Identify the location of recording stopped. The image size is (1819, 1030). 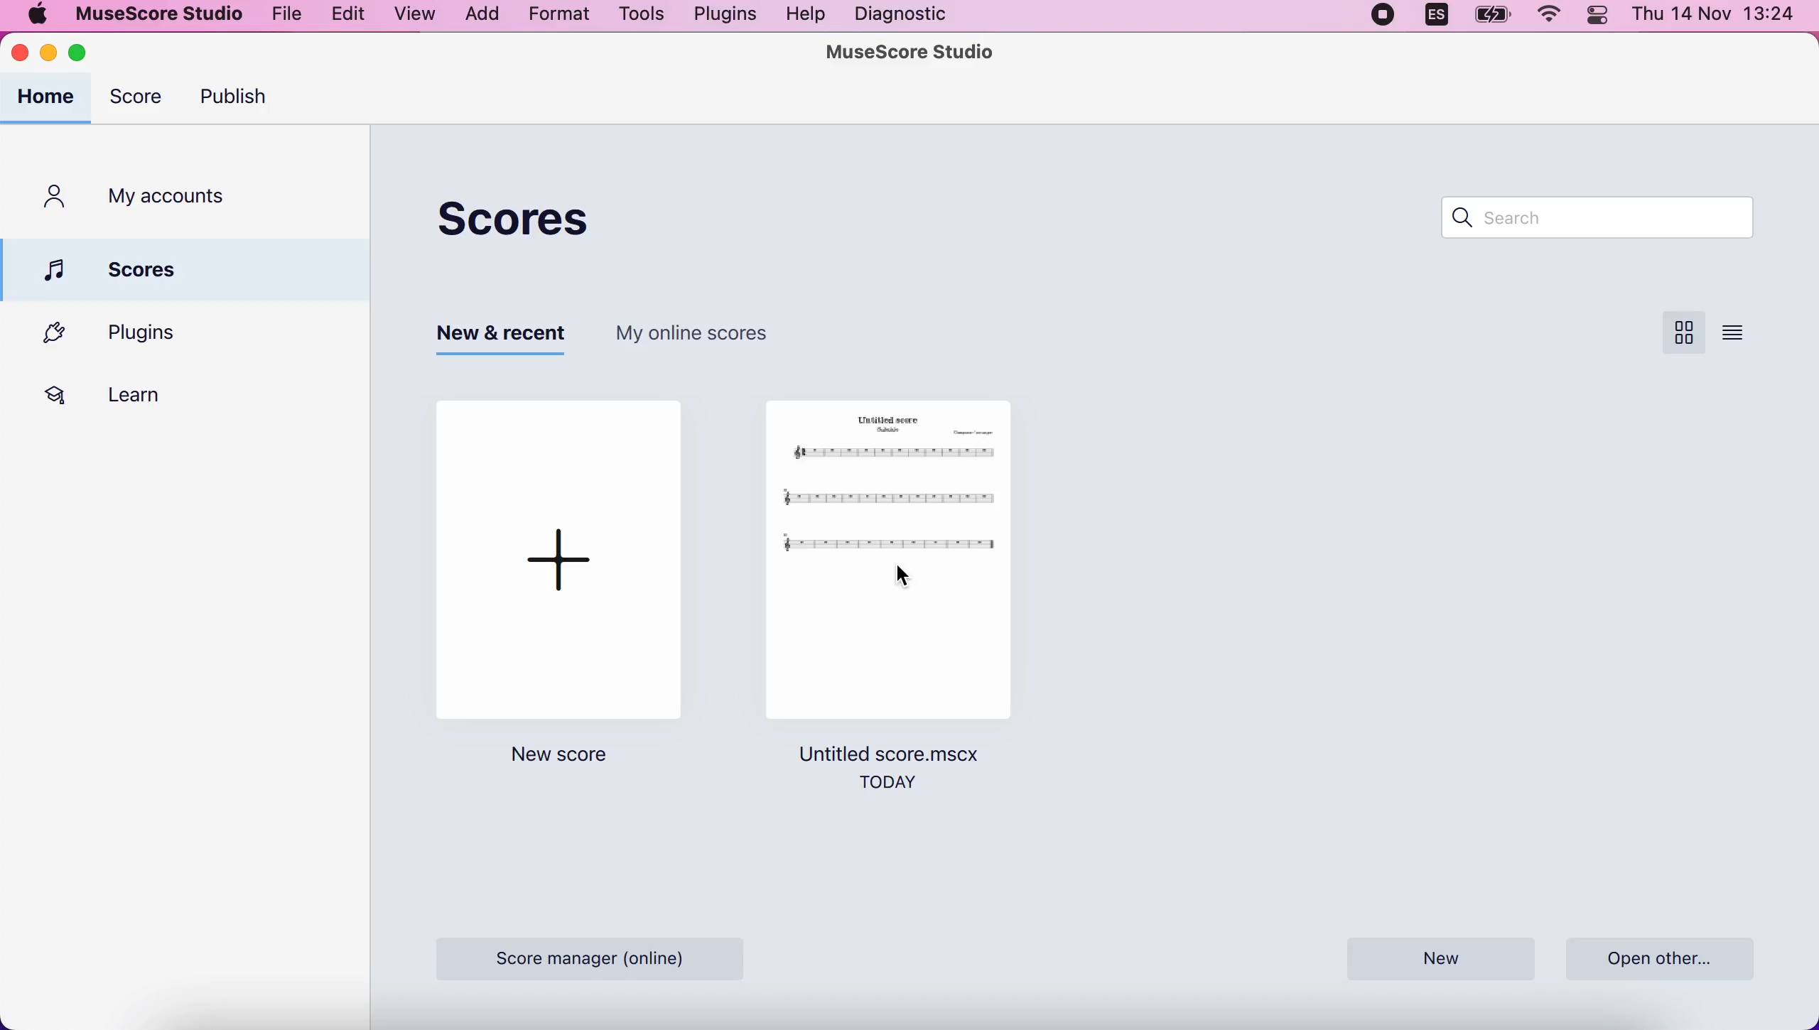
(1378, 18).